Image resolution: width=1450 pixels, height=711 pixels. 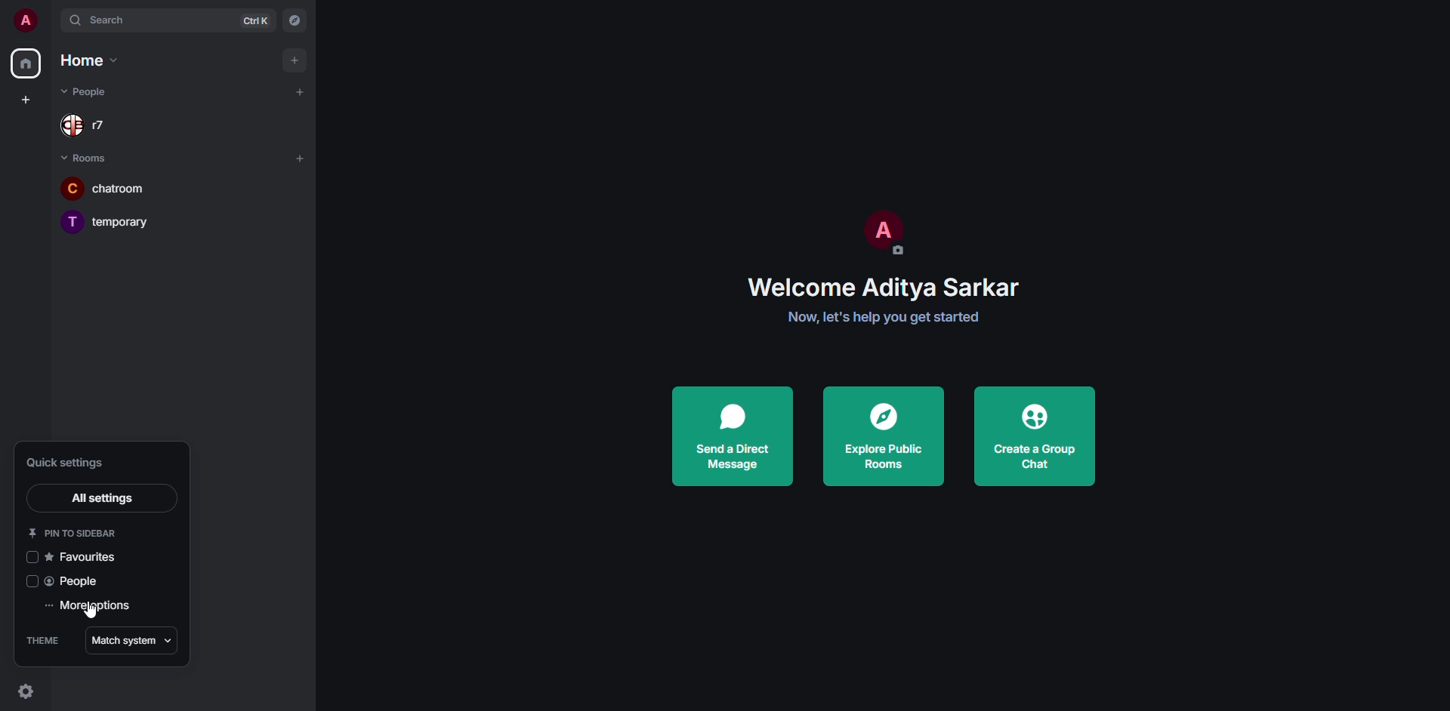 I want to click on home, so click(x=26, y=63).